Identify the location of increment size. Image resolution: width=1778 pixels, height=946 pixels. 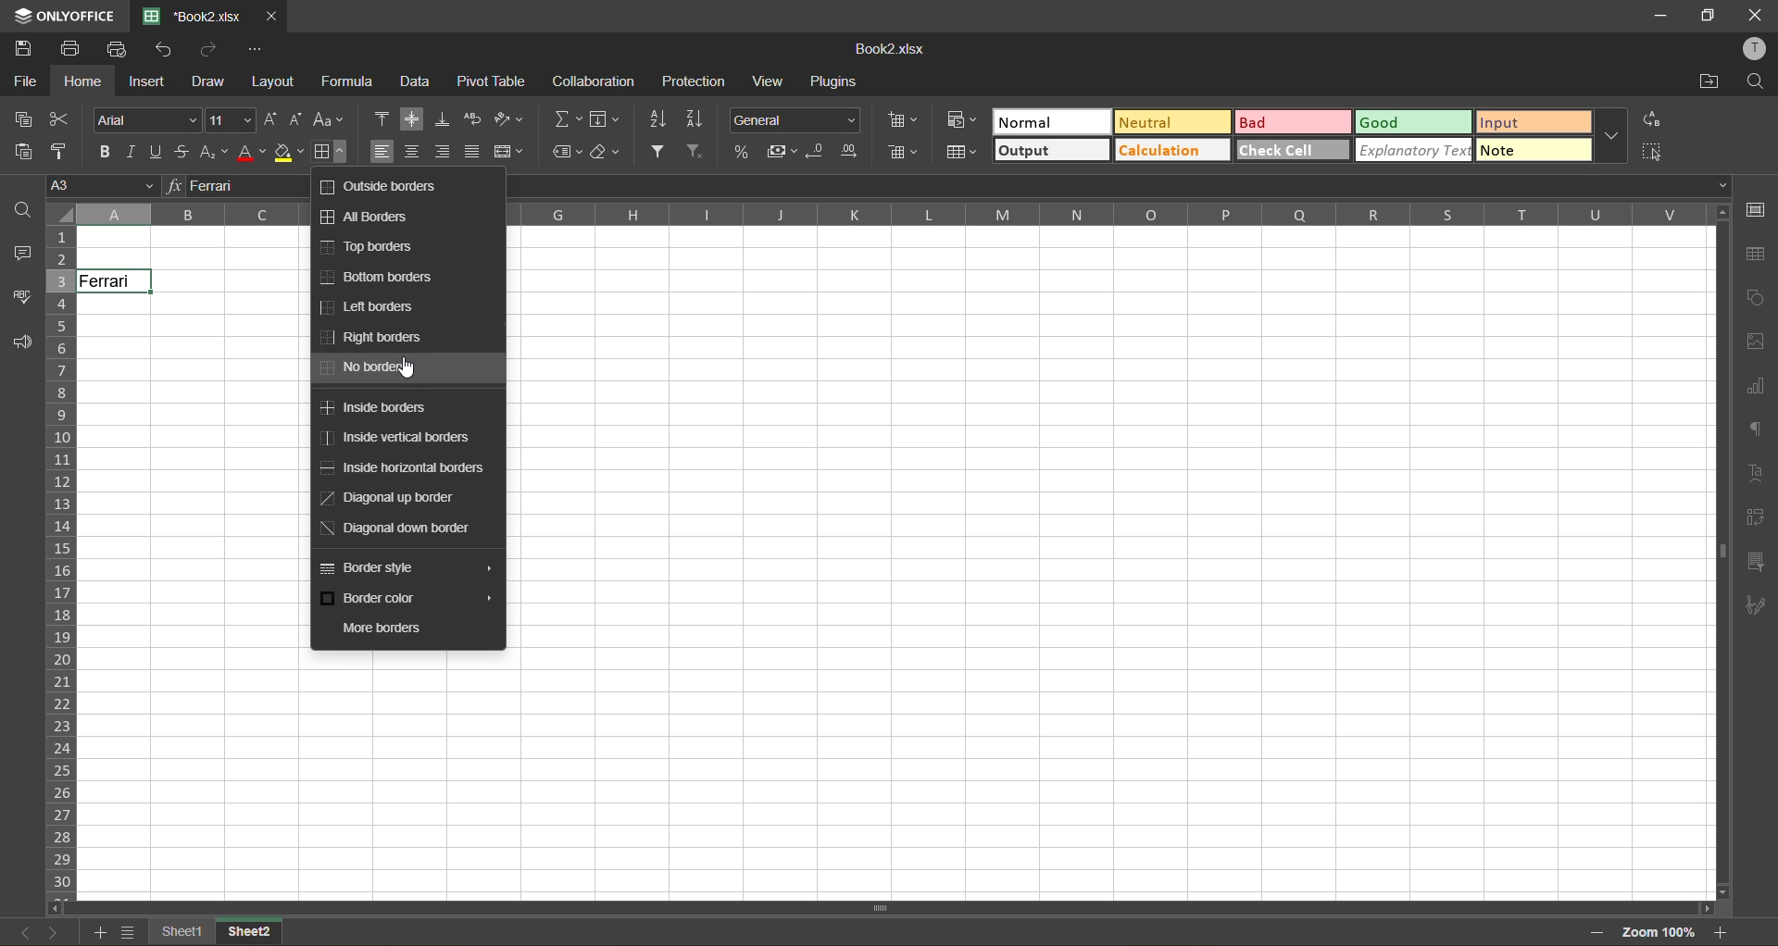
(272, 118).